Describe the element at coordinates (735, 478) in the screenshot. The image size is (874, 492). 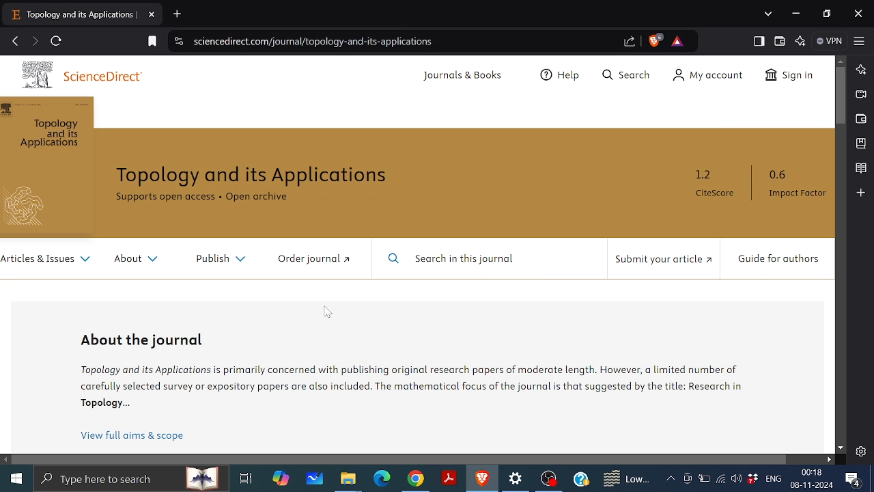
I see `Speakers` at that location.